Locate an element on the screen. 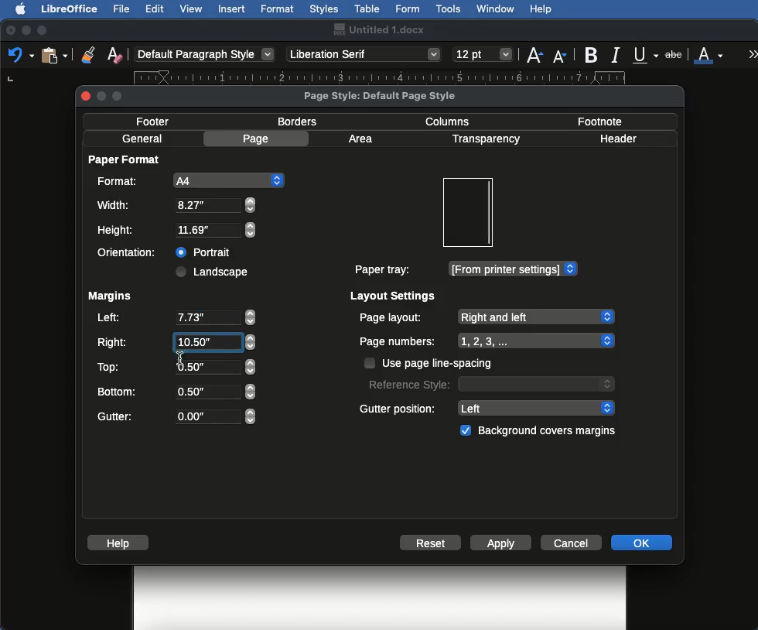 This screenshot has height=630, width=758. Maximize is located at coordinates (43, 30).